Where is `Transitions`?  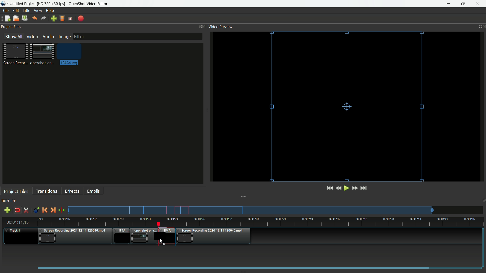
Transitions is located at coordinates (46, 191).